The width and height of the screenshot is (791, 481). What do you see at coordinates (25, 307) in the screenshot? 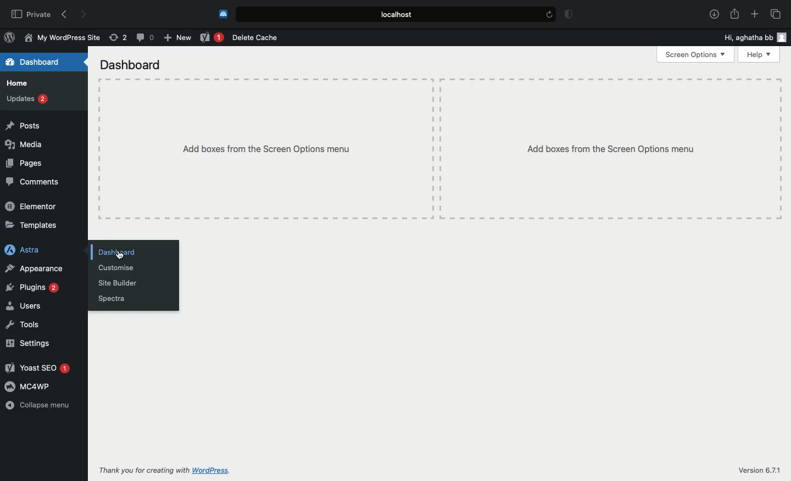
I see `Users` at bounding box center [25, 307].